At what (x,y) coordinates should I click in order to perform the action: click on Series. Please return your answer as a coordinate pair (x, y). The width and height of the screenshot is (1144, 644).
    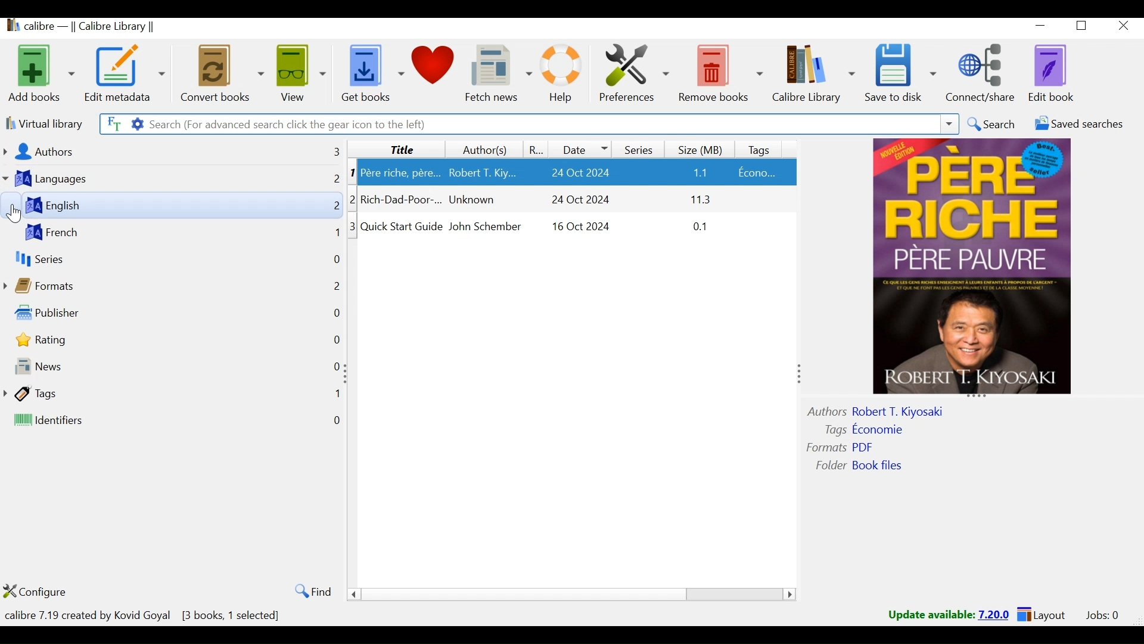
    Looking at the image, I should click on (637, 148).